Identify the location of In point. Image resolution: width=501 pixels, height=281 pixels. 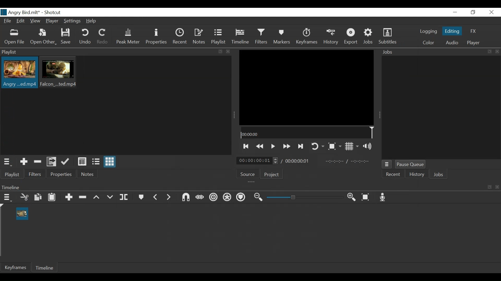
(348, 161).